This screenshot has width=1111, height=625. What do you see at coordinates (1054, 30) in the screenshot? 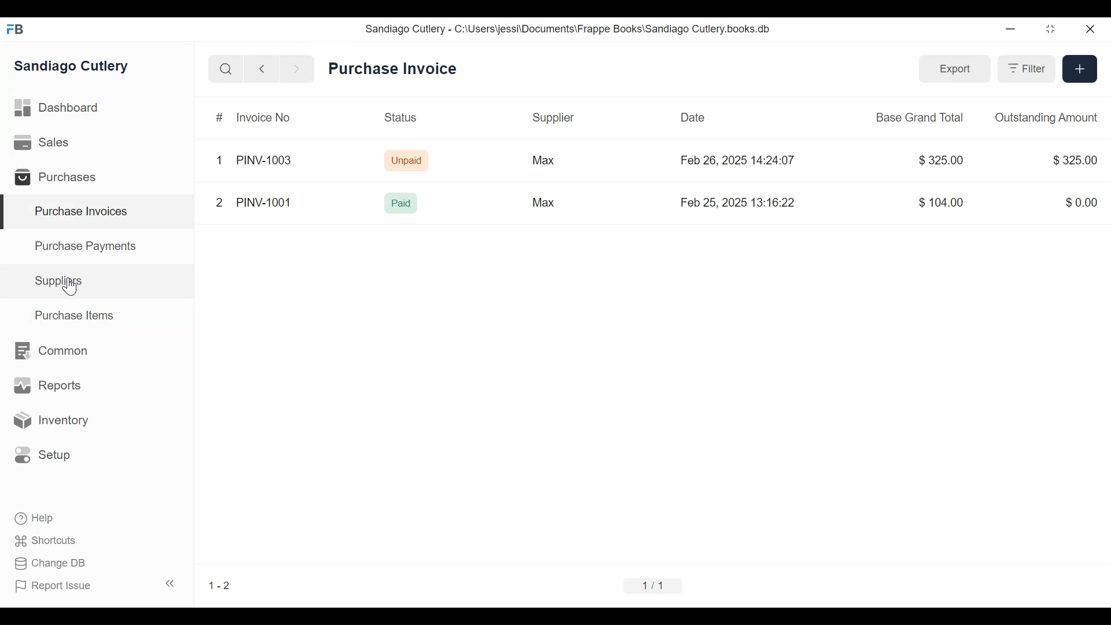
I see `maximize` at bounding box center [1054, 30].